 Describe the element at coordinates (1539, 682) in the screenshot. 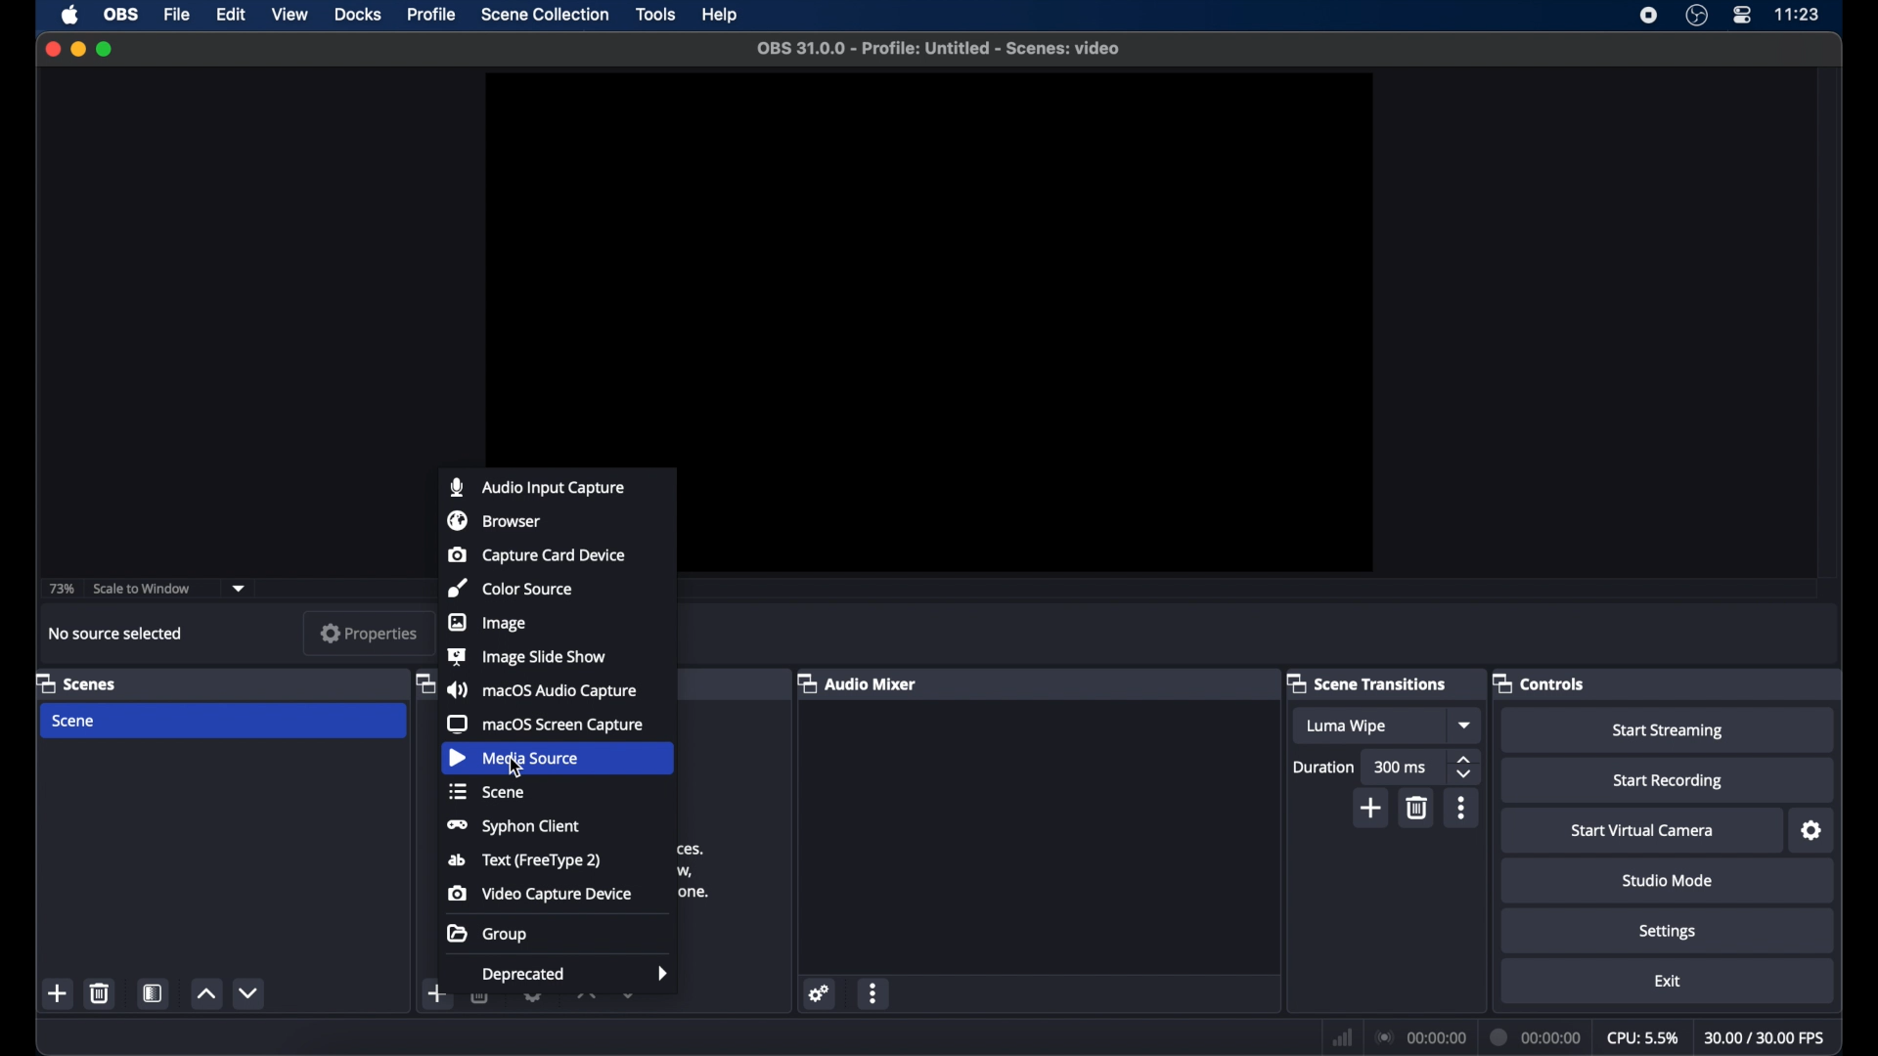

I see `controls` at that location.